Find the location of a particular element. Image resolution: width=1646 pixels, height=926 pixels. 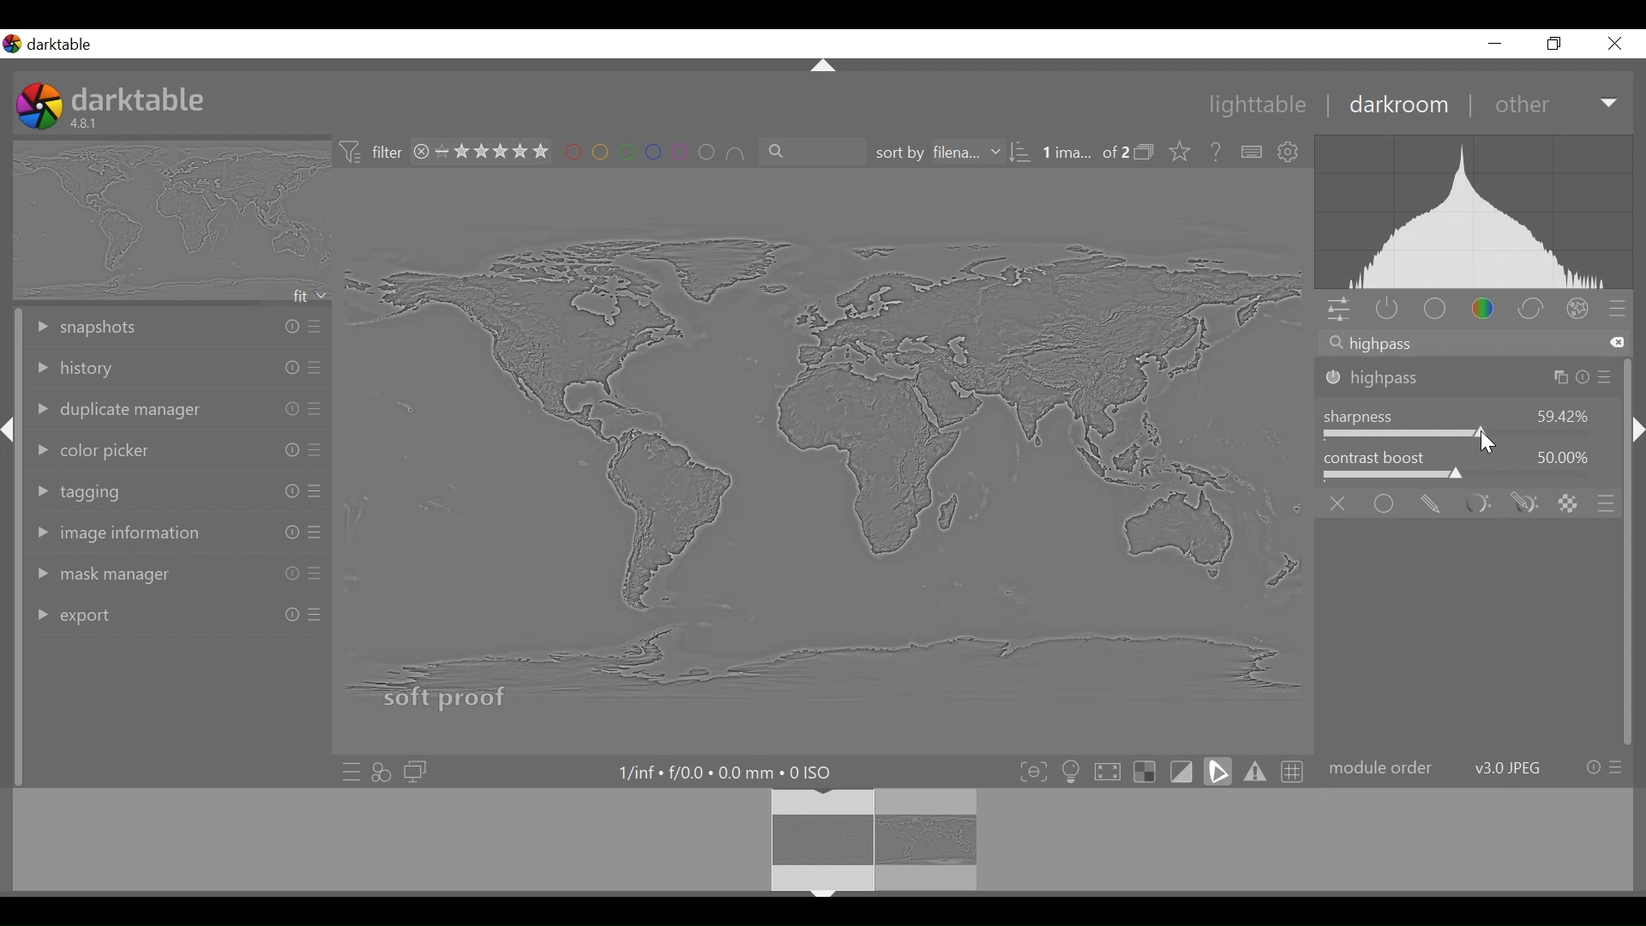

show active modules  is located at coordinates (1385, 310).